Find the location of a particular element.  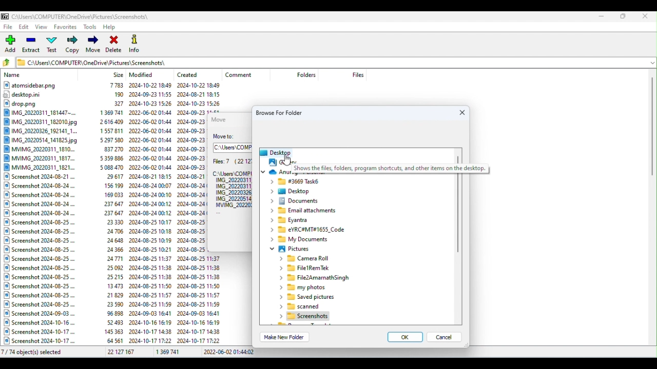

Move is located at coordinates (221, 119).